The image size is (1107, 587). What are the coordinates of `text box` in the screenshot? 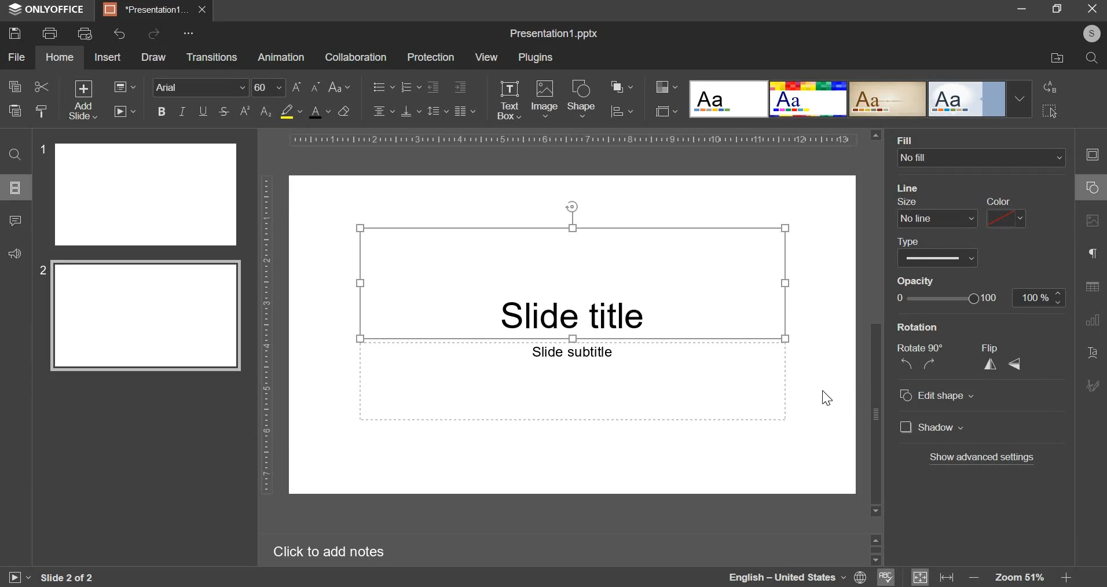 It's located at (508, 100).